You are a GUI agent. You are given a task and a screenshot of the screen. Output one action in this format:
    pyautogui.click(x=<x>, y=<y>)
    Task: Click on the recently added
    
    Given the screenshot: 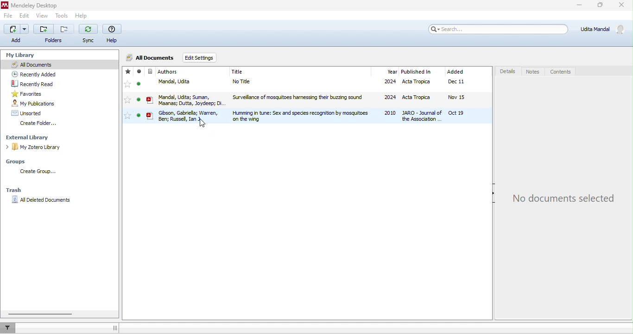 What is the action you would take?
    pyautogui.click(x=35, y=73)
    